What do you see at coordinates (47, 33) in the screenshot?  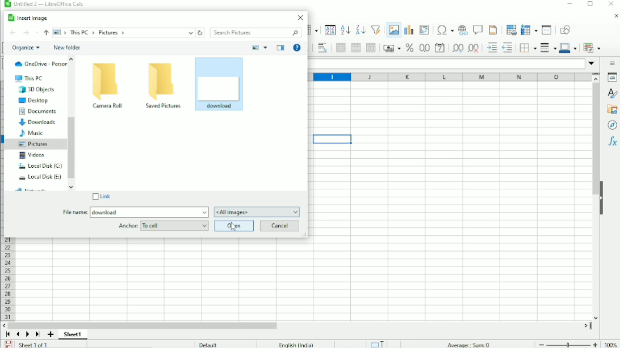 I see `Up to ''This PC''` at bounding box center [47, 33].